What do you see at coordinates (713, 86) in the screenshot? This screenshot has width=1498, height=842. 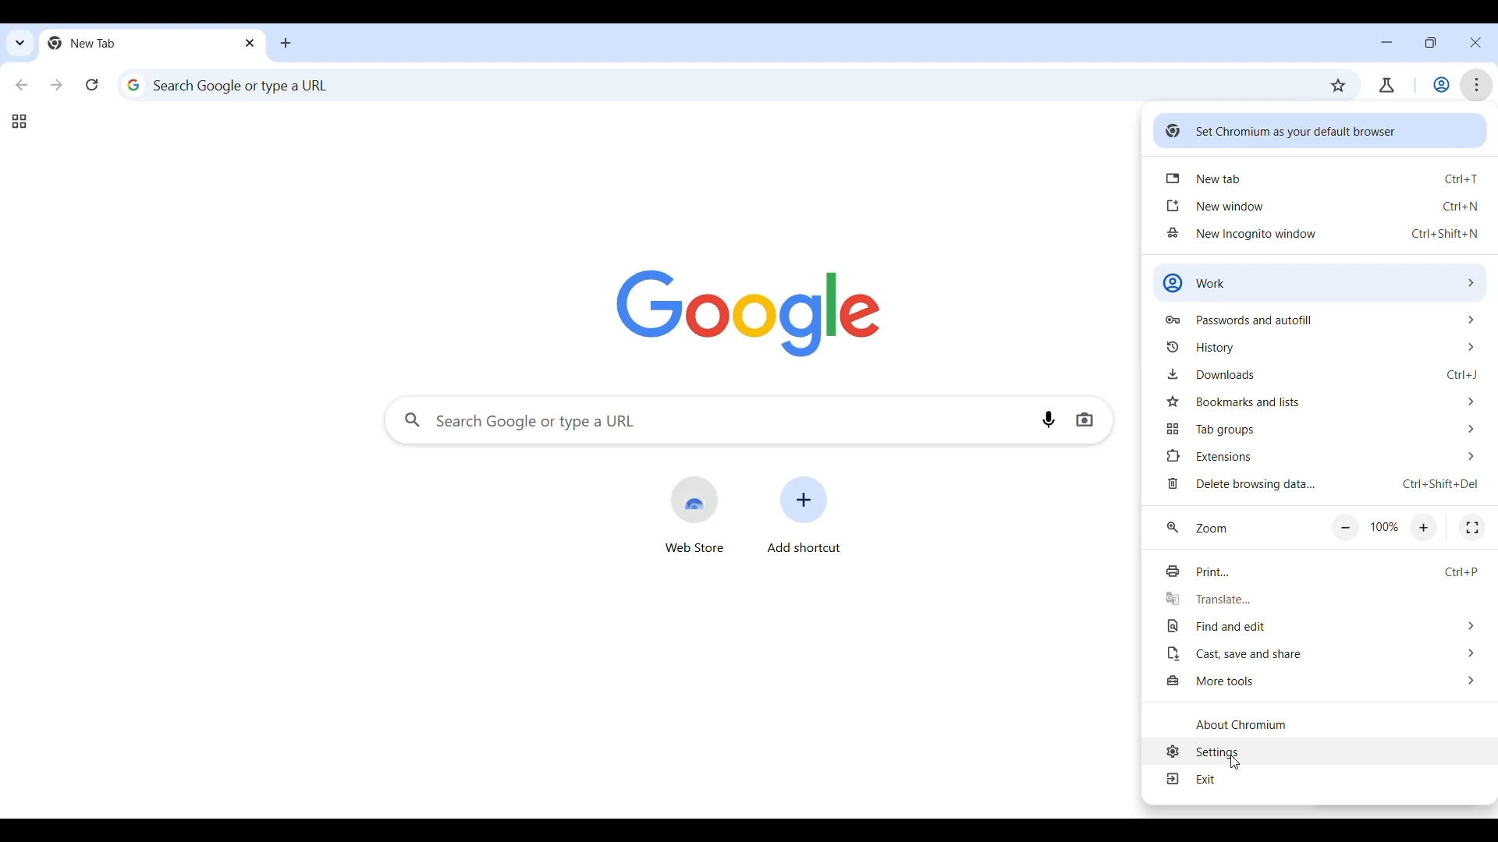 I see `Search Google or enter web link` at bounding box center [713, 86].